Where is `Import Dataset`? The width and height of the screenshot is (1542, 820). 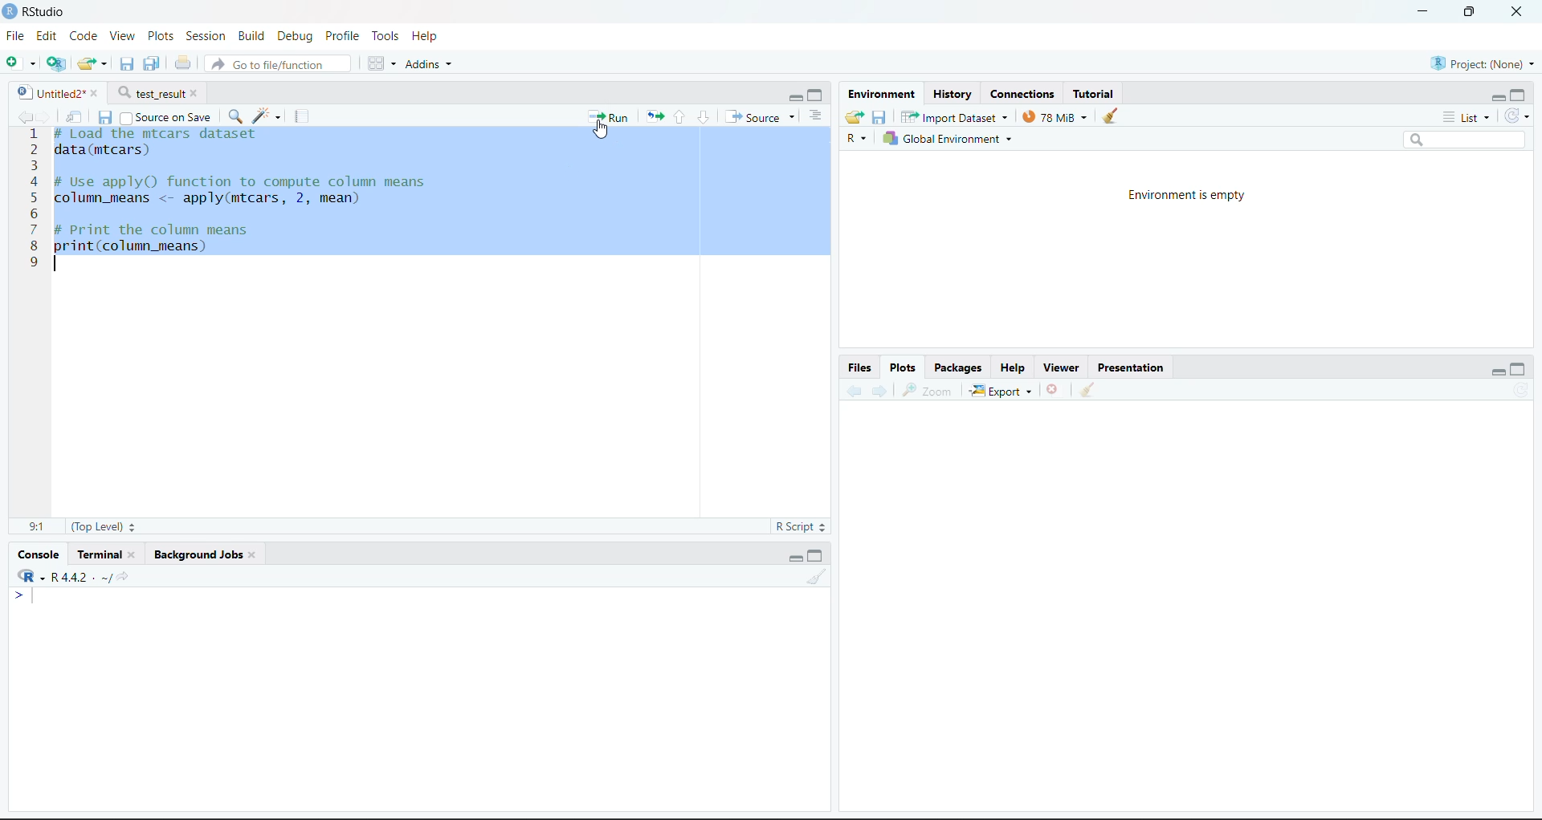
Import Dataset is located at coordinates (954, 116).